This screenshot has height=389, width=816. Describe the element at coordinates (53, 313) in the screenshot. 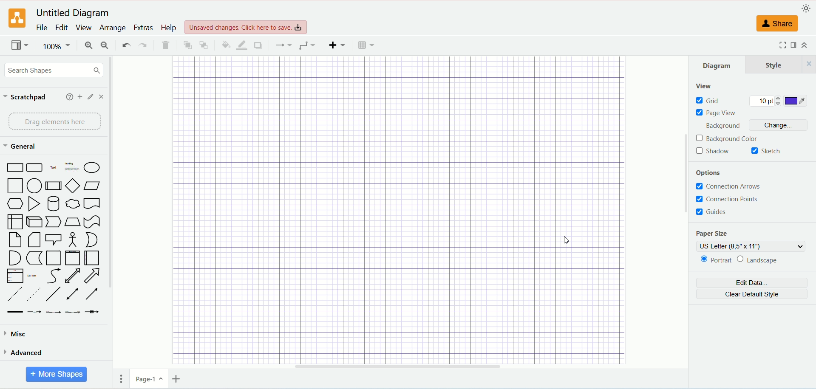

I see `Connector with 2 Labels` at that location.